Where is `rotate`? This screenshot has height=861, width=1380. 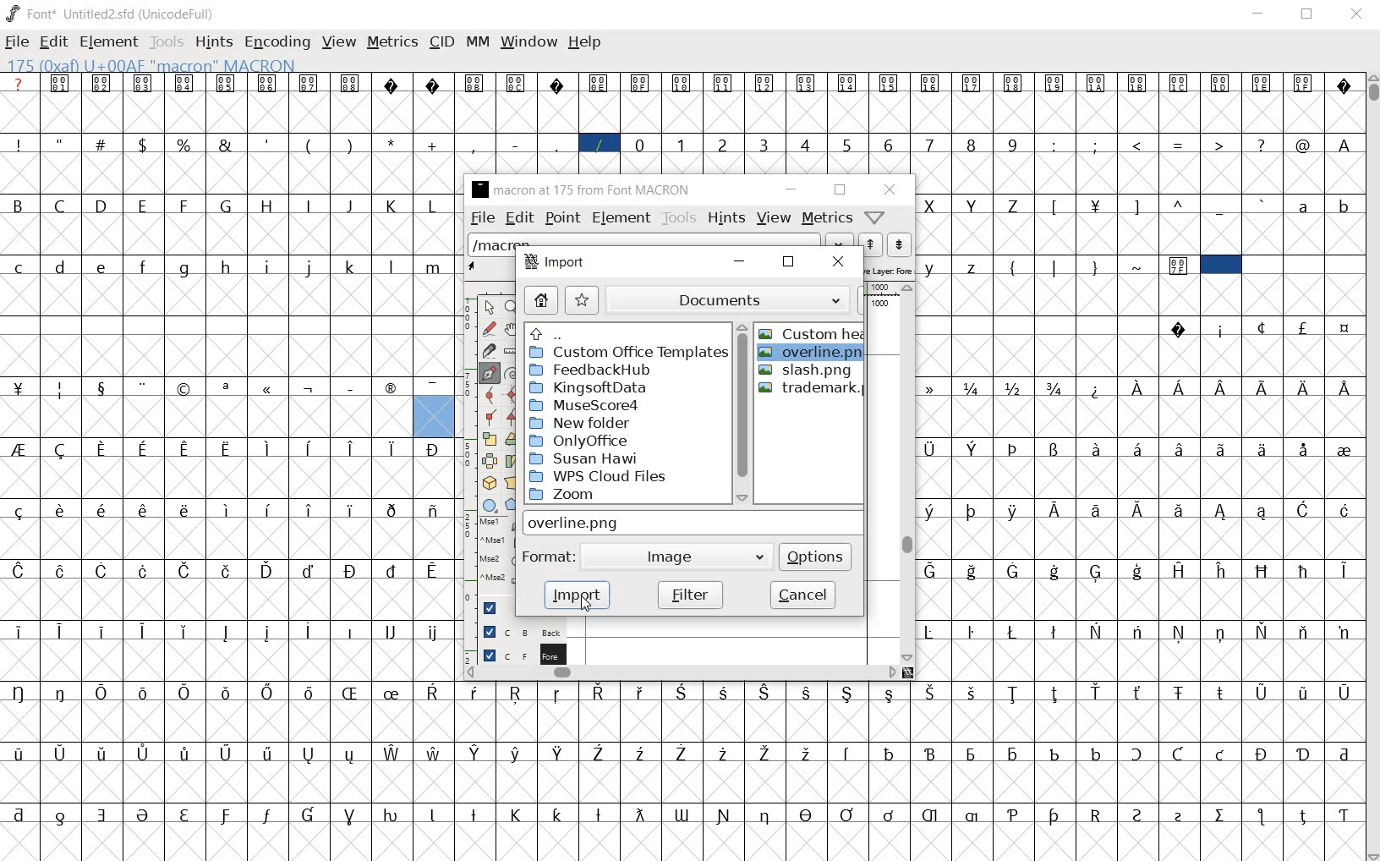
rotate is located at coordinates (512, 438).